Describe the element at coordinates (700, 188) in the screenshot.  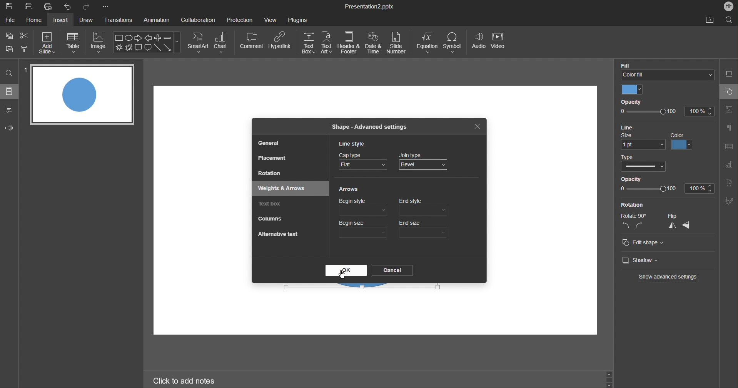
I see `100%` at that location.